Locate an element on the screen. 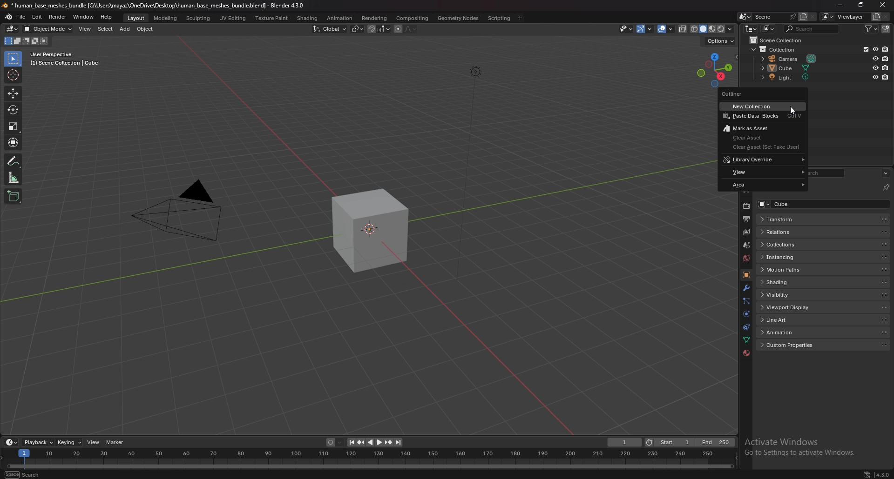  disable in renders is located at coordinates (886, 67).